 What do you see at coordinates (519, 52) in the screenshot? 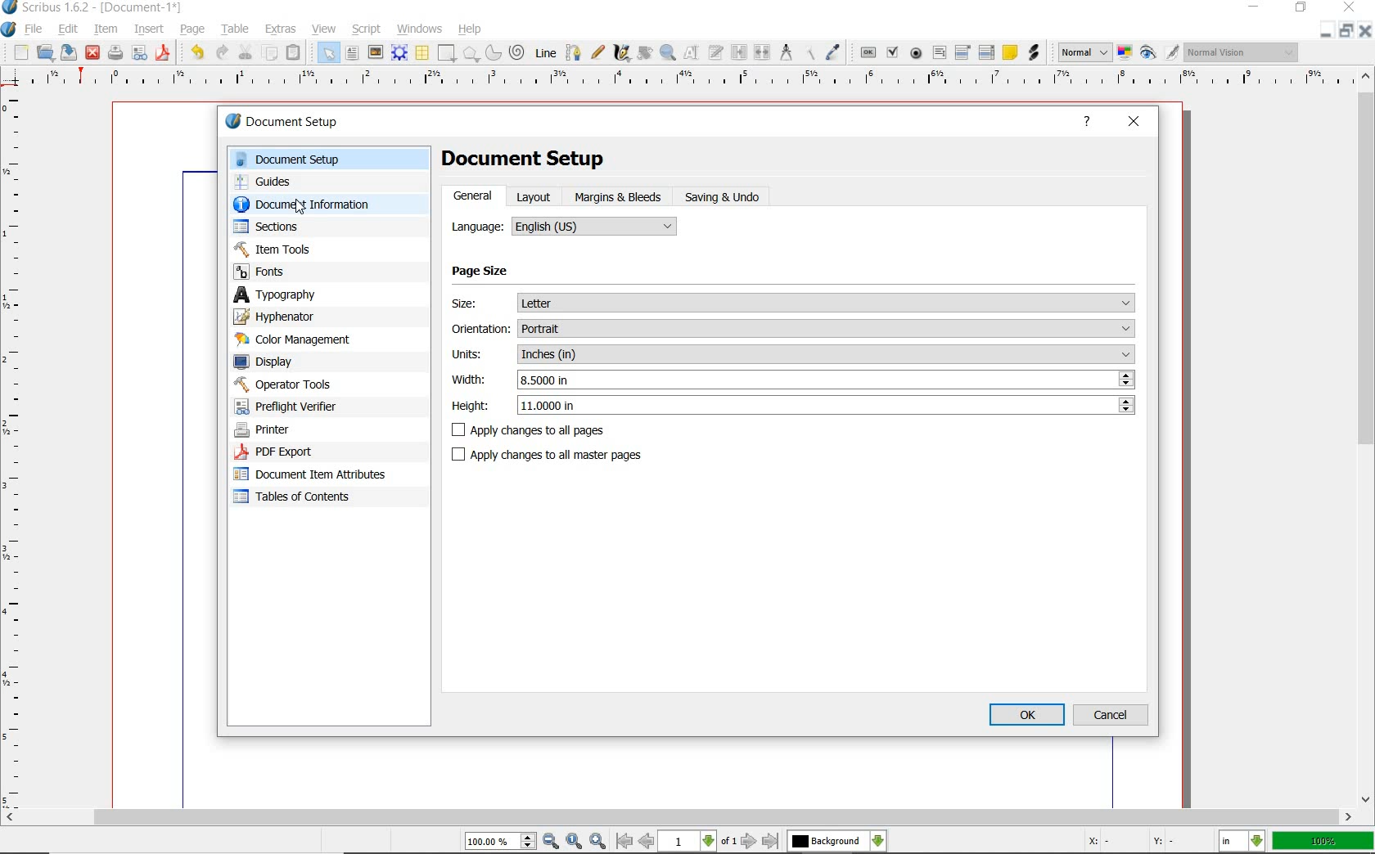
I see `spiral` at bounding box center [519, 52].